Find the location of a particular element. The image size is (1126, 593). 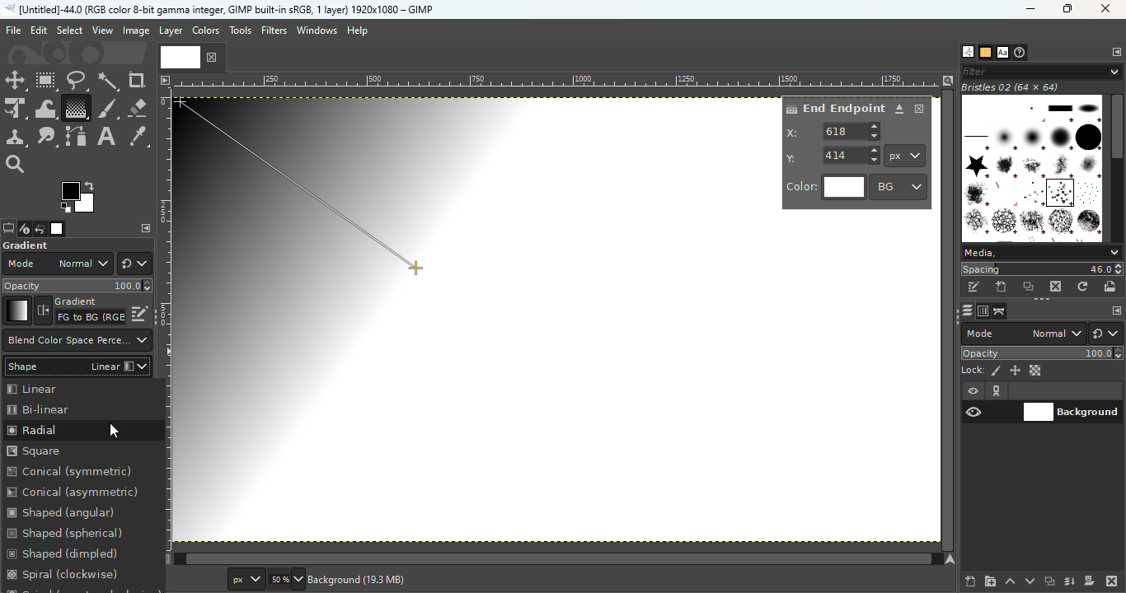

Crop tool is located at coordinates (137, 80).